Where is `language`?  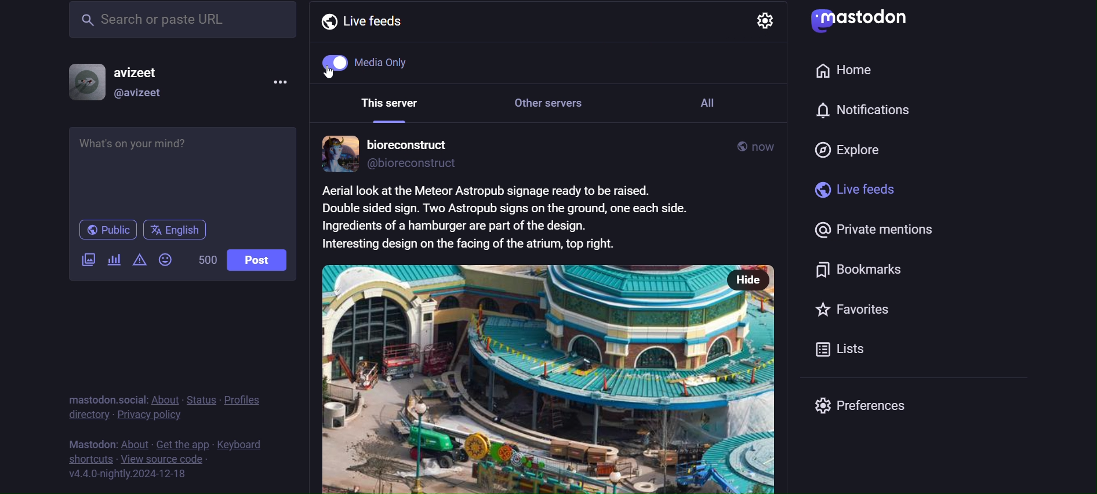
language is located at coordinates (176, 231).